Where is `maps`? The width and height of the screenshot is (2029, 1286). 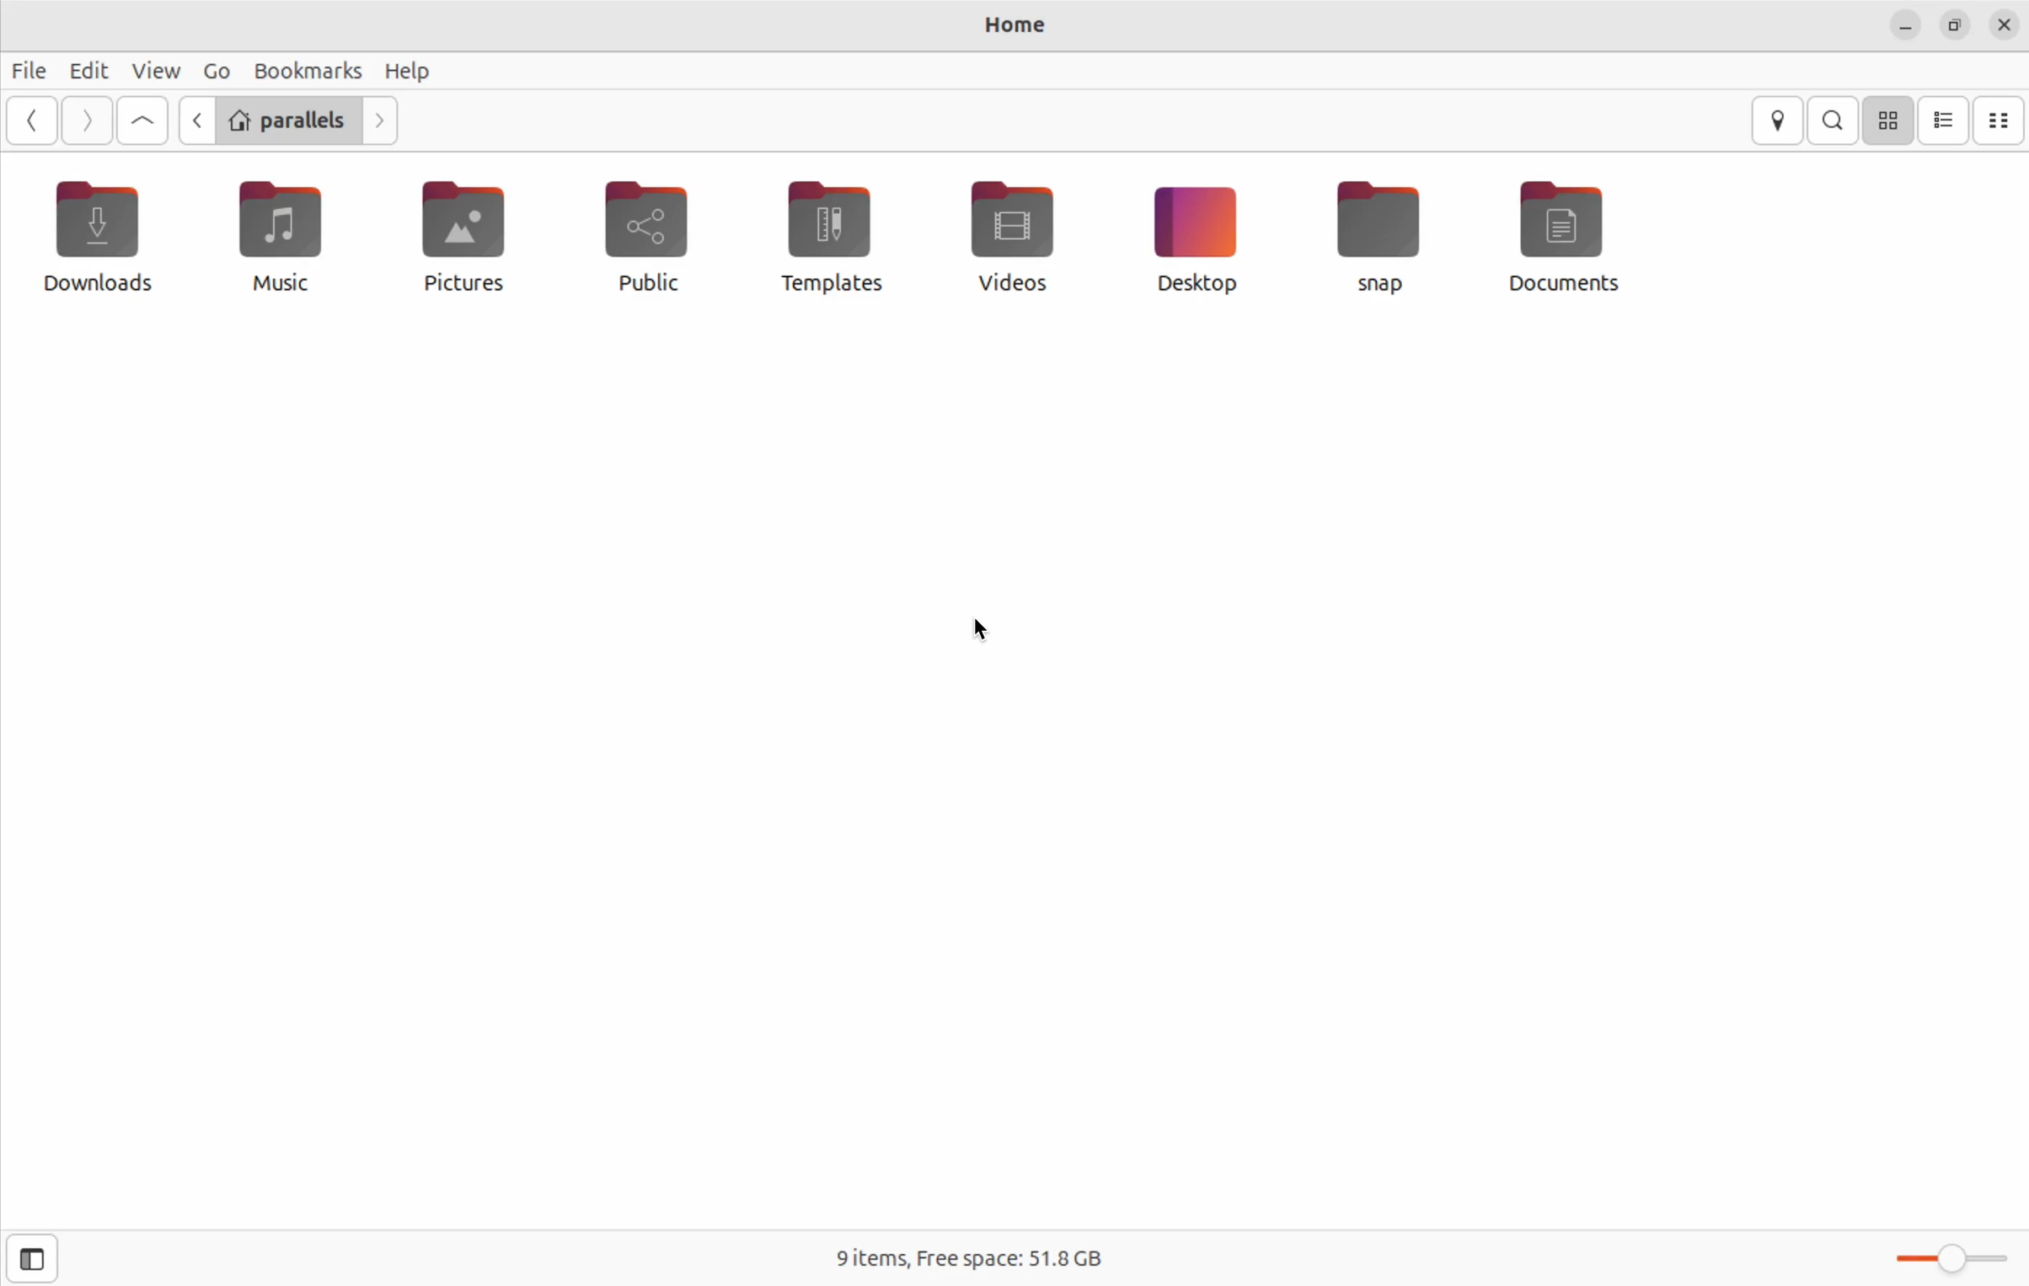
maps is located at coordinates (1776, 120).